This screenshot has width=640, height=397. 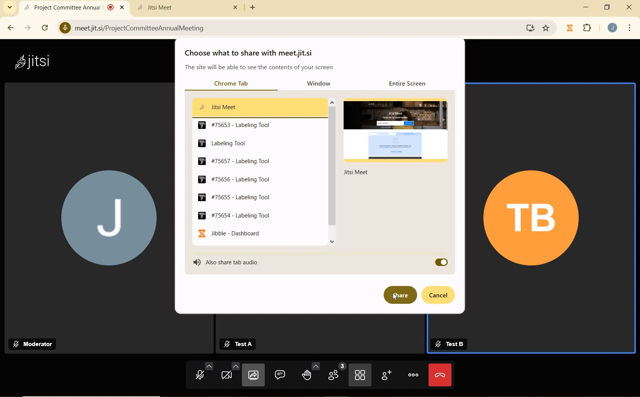 What do you see at coordinates (360, 376) in the screenshot?
I see `toggle tile view` at bounding box center [360, 376].